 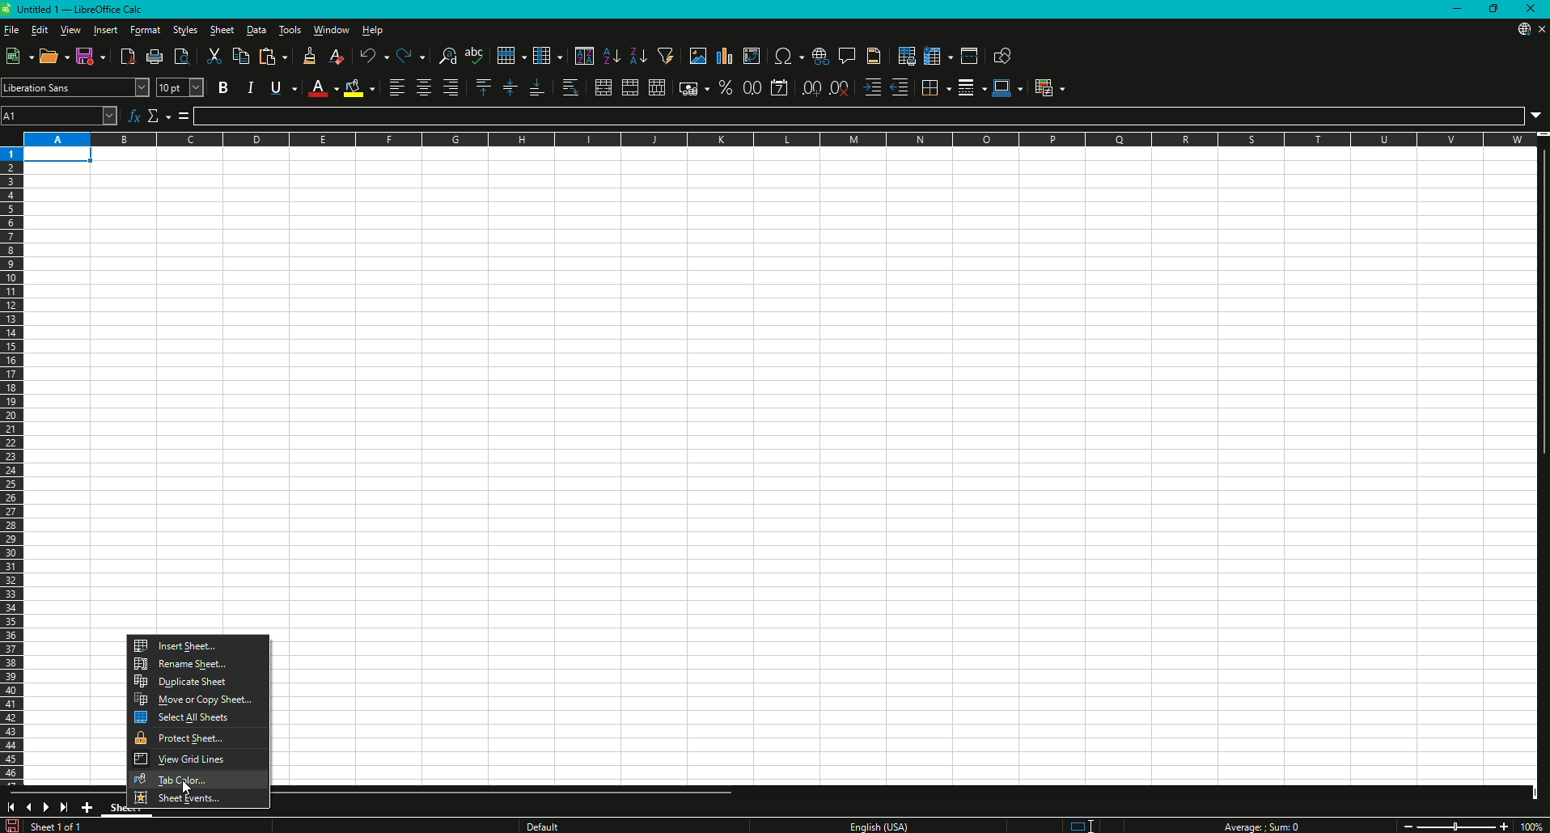 I want to click on Styles, so click(x=186, y=29).